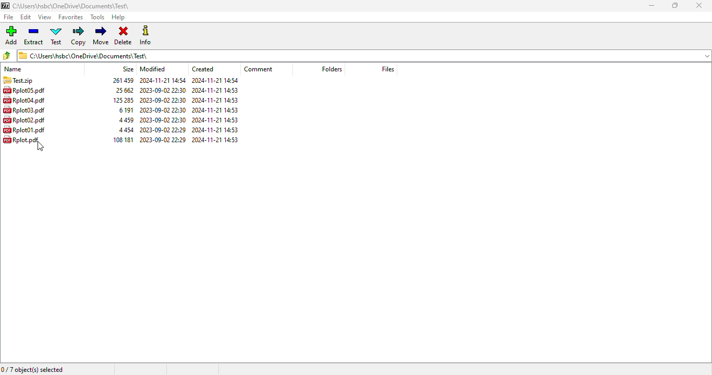 This screenshot has height=375, width=712. Describe the element at coordinates (215, 99) in the screenshot. I see ` 2024-11-21 14:53` at that location.